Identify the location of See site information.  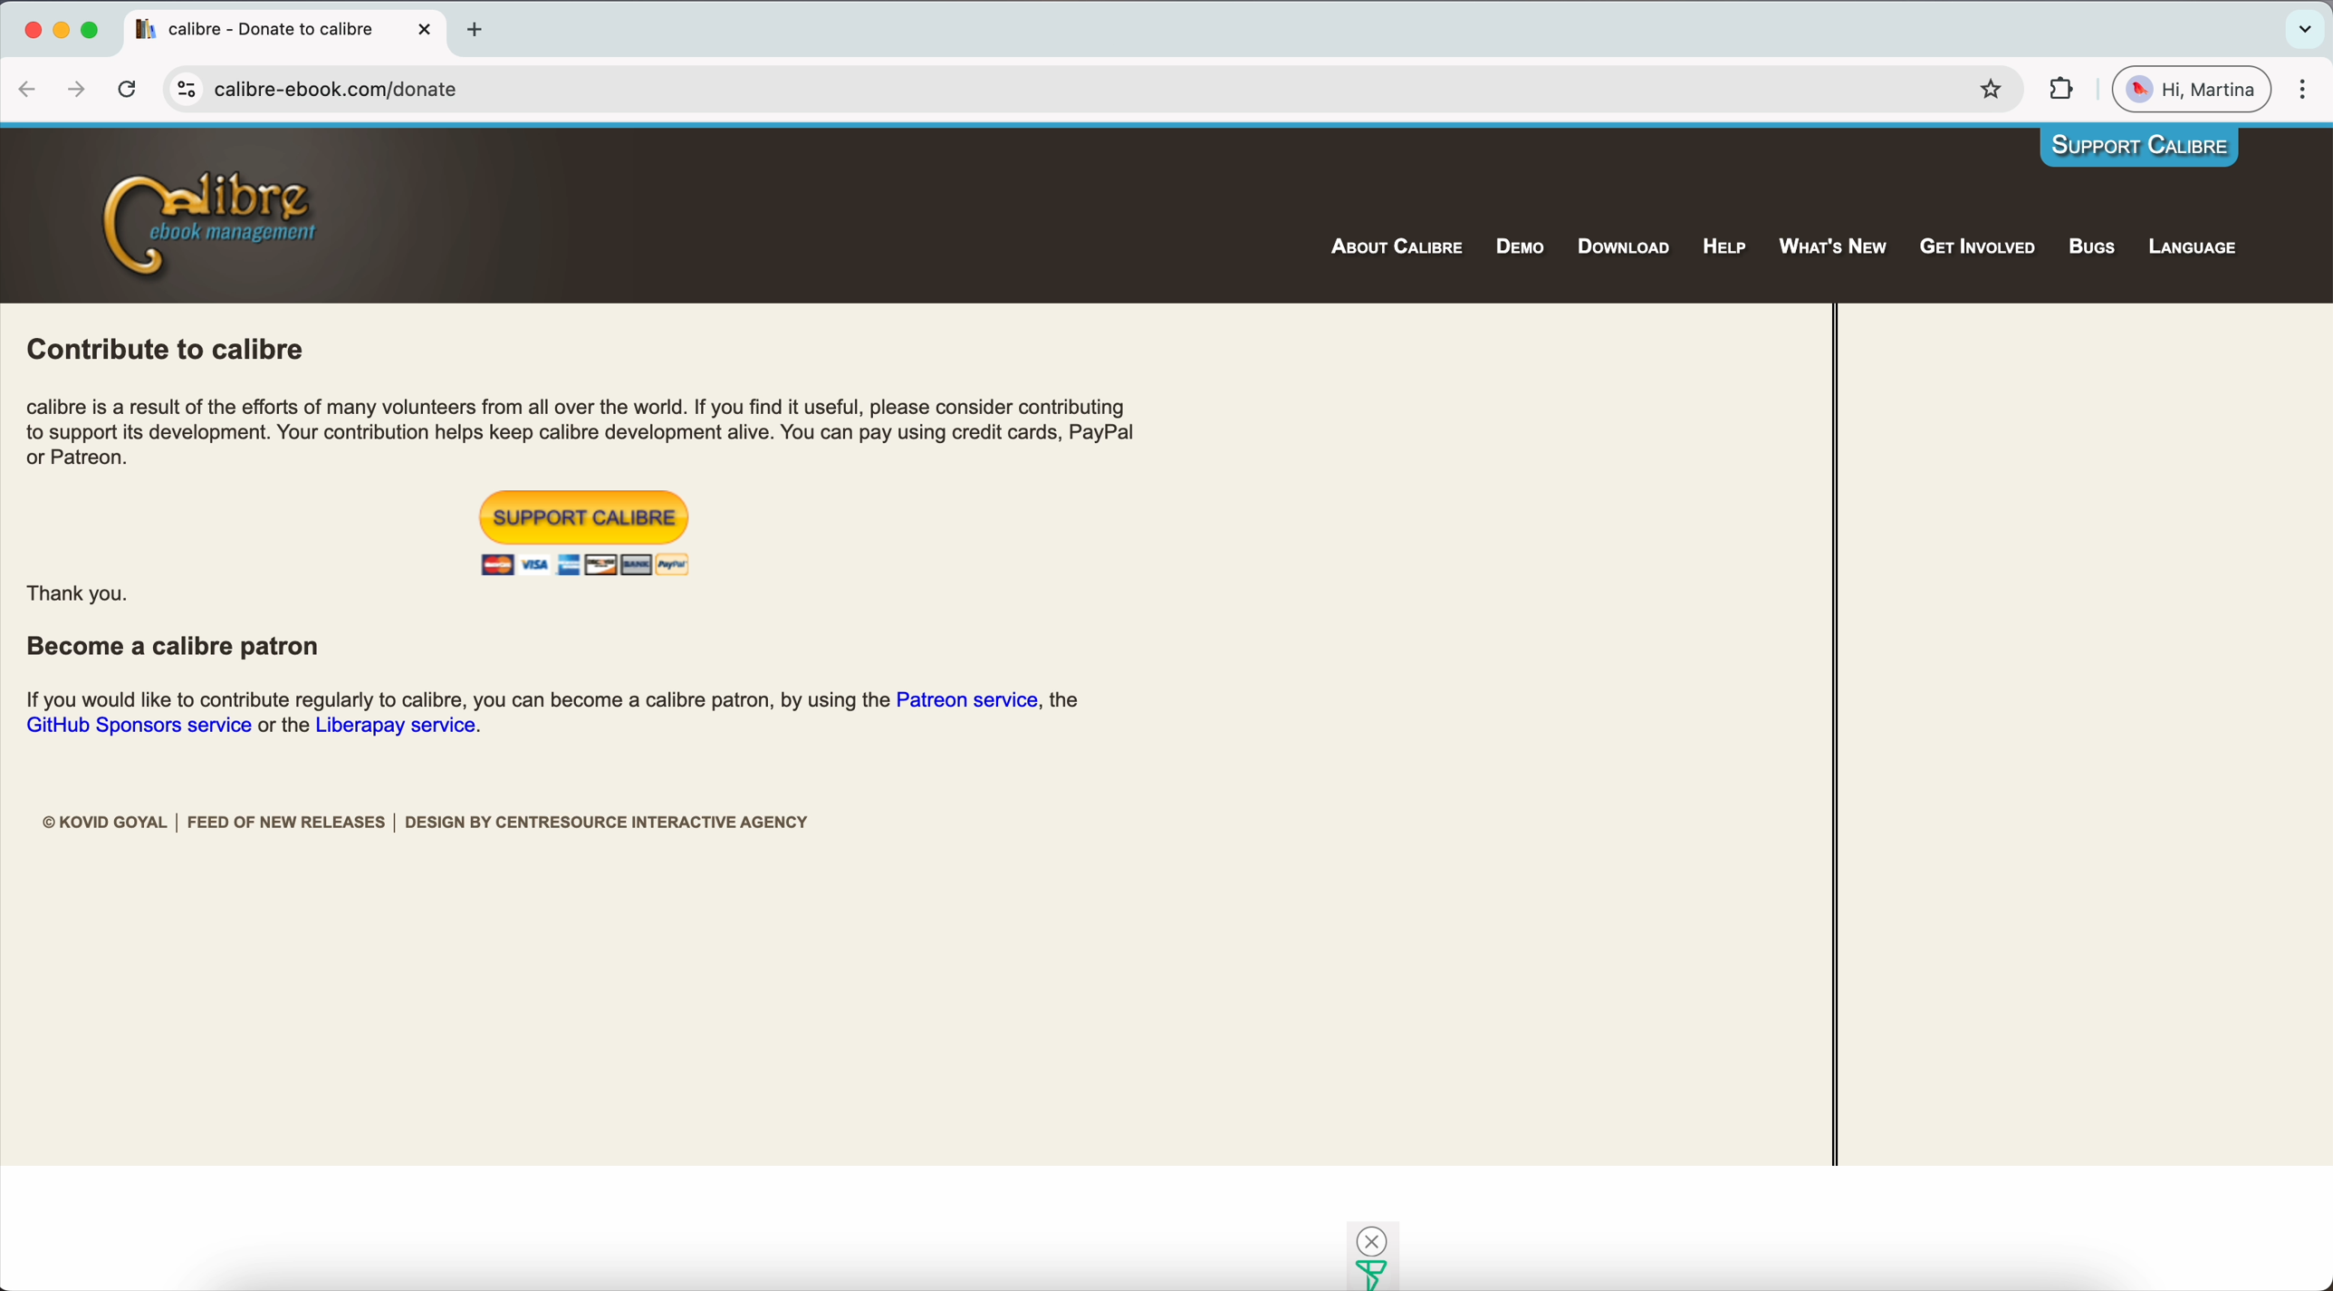
(185, 89).